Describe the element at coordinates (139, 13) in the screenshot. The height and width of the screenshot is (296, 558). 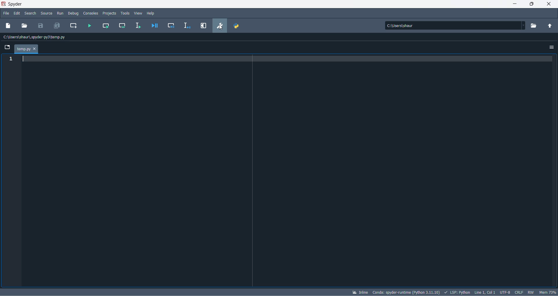
I see `view` at that location.